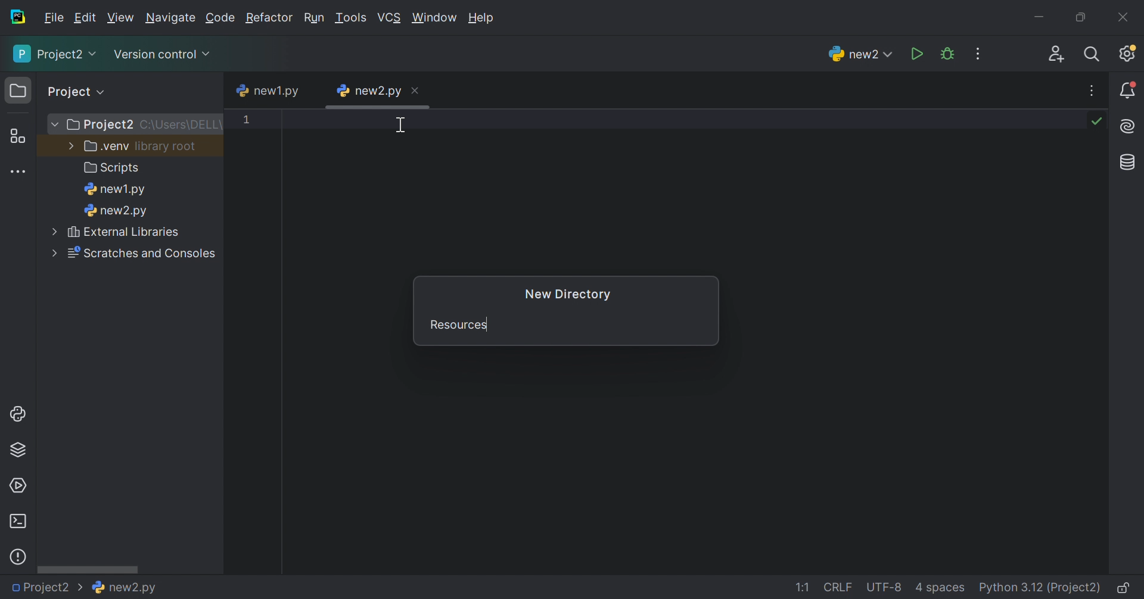 The width and height of the screenshot is (1144, 599). I want to click on Code, so click(220, 18).